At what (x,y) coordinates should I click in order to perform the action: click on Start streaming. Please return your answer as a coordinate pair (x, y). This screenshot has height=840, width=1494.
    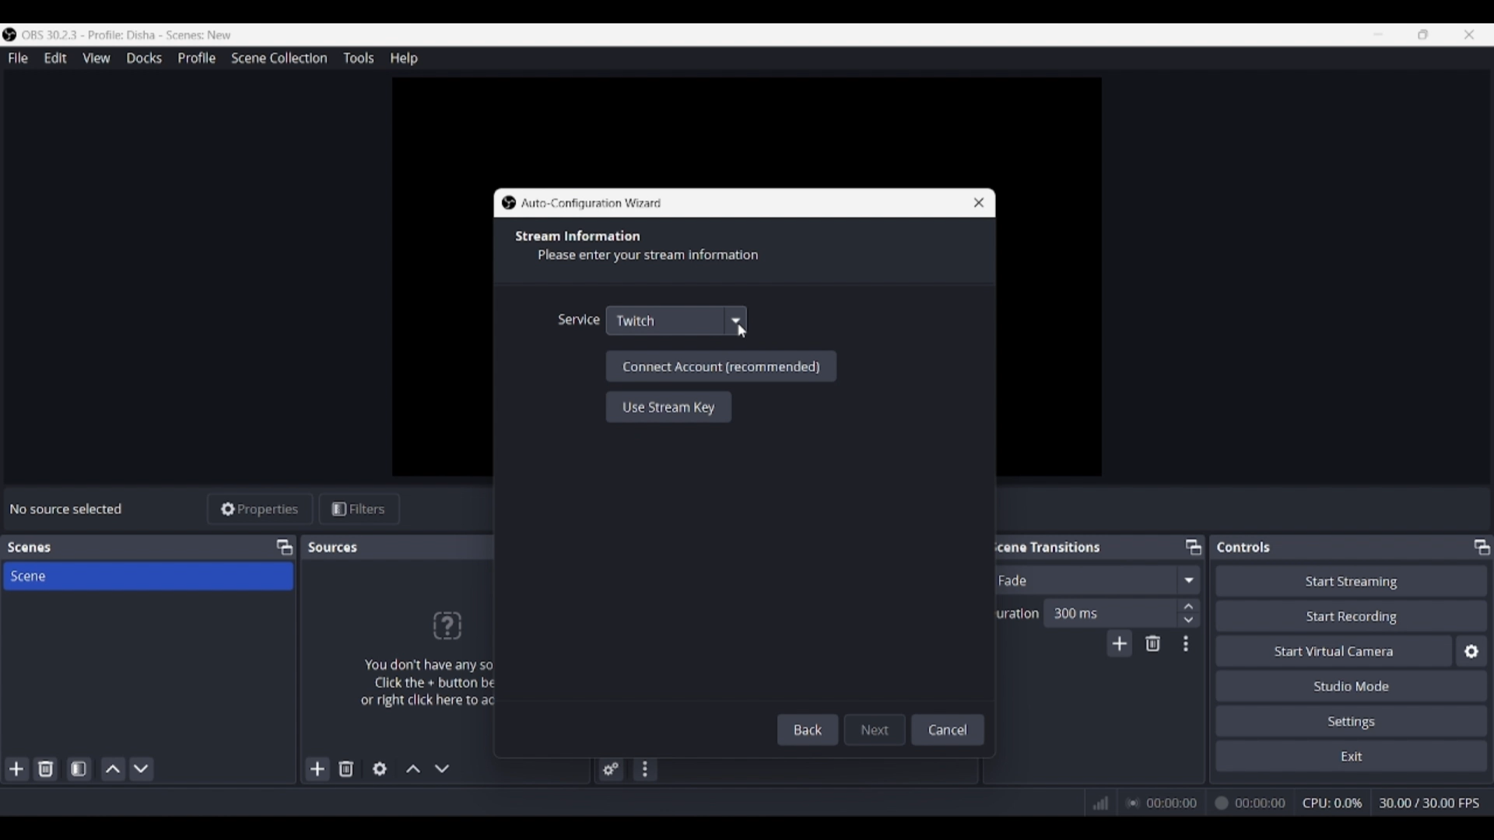
    Looking at the image, I should click on (1352, 580).